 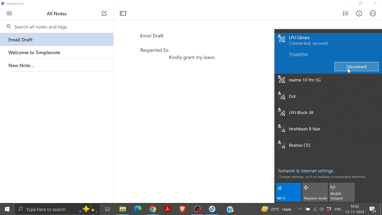 What do you see at coordinates (56, 26) in the screenshot?
I see `Search all notes and tags` at bounding box center [56, 26].